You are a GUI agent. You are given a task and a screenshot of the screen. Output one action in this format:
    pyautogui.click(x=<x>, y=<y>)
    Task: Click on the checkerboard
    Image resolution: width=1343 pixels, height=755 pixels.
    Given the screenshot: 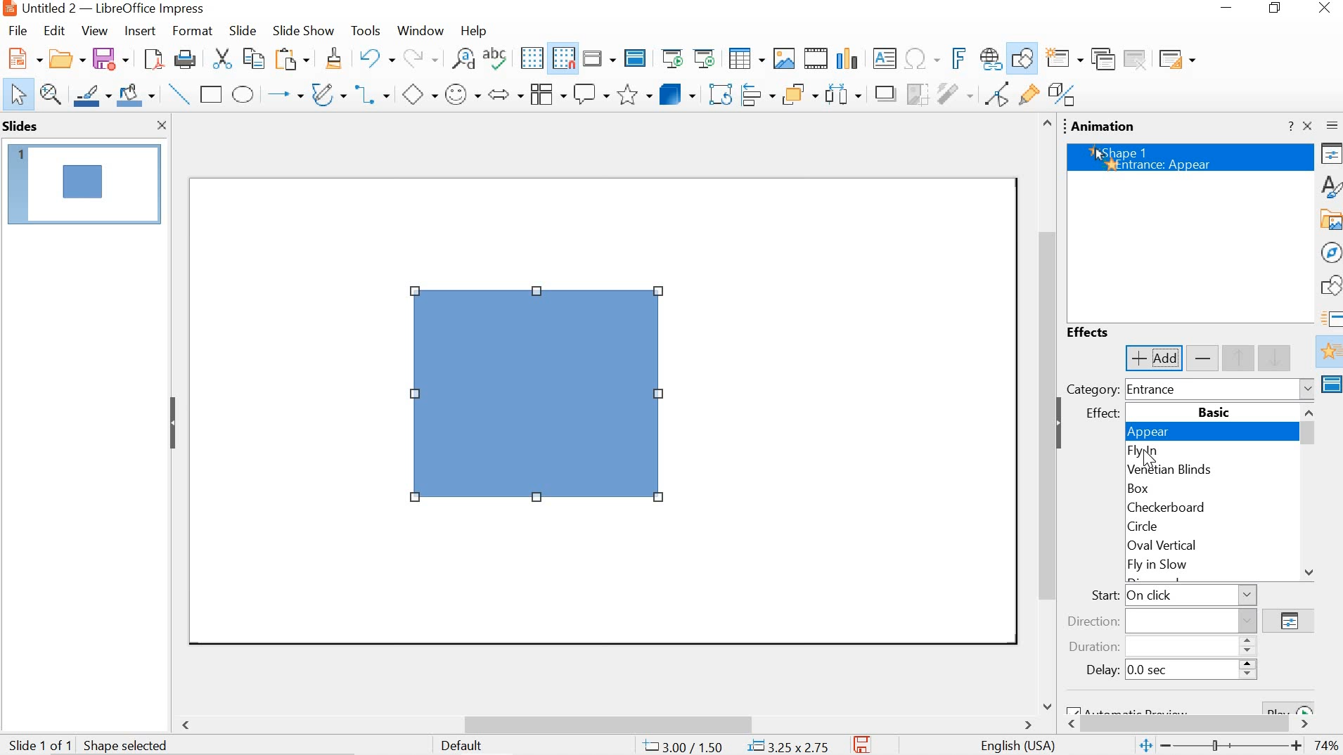 What is the action you would take?
    pyautogui.click(x=1202, y=507)
    